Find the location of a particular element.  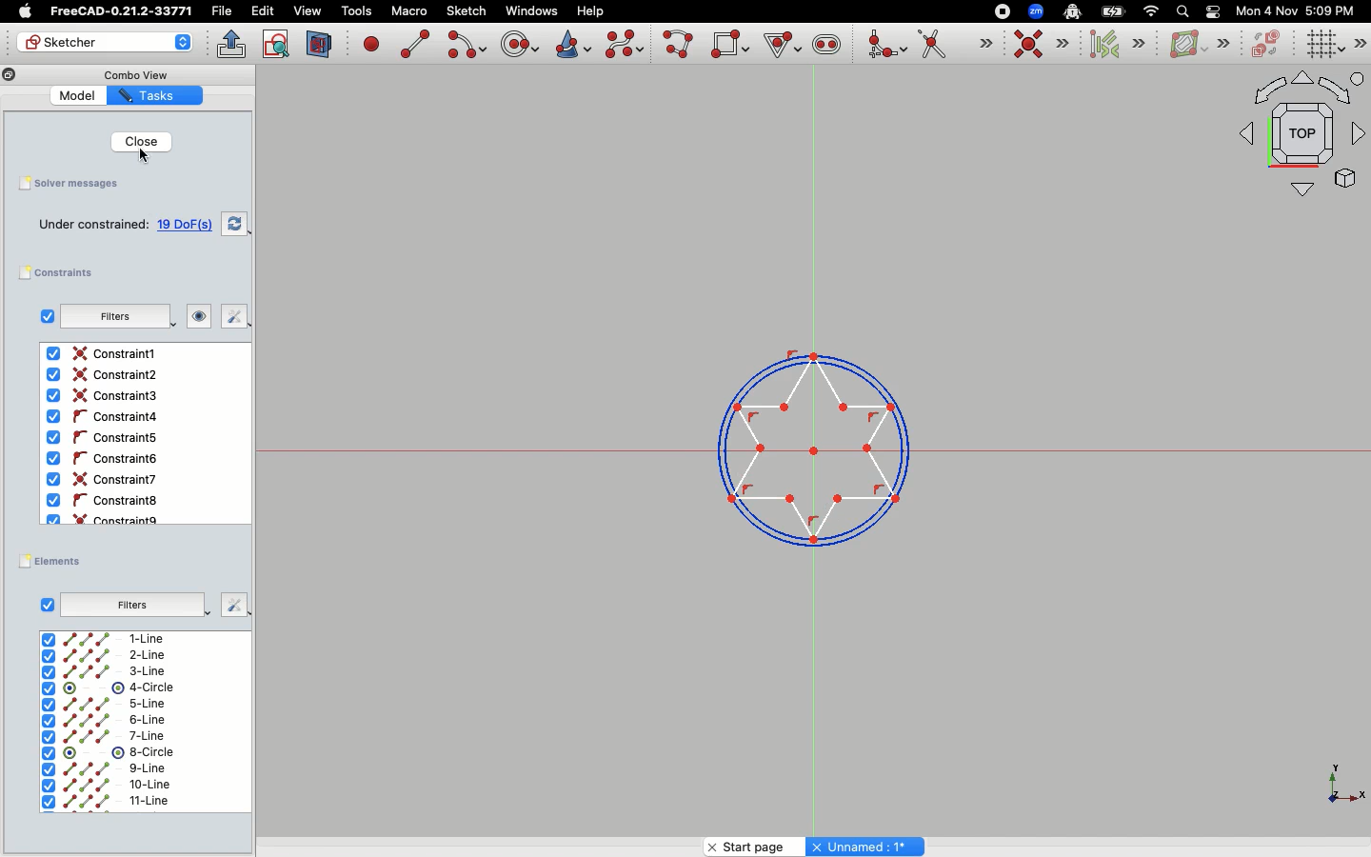

Tools is located at coordinates (356, 12).